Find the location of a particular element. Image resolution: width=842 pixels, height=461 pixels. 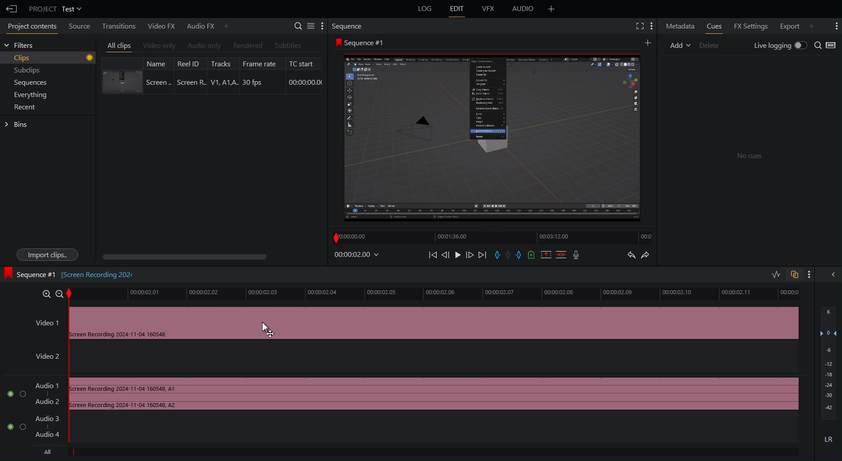

Audio Track 2 is located at coordinates (39, 429).